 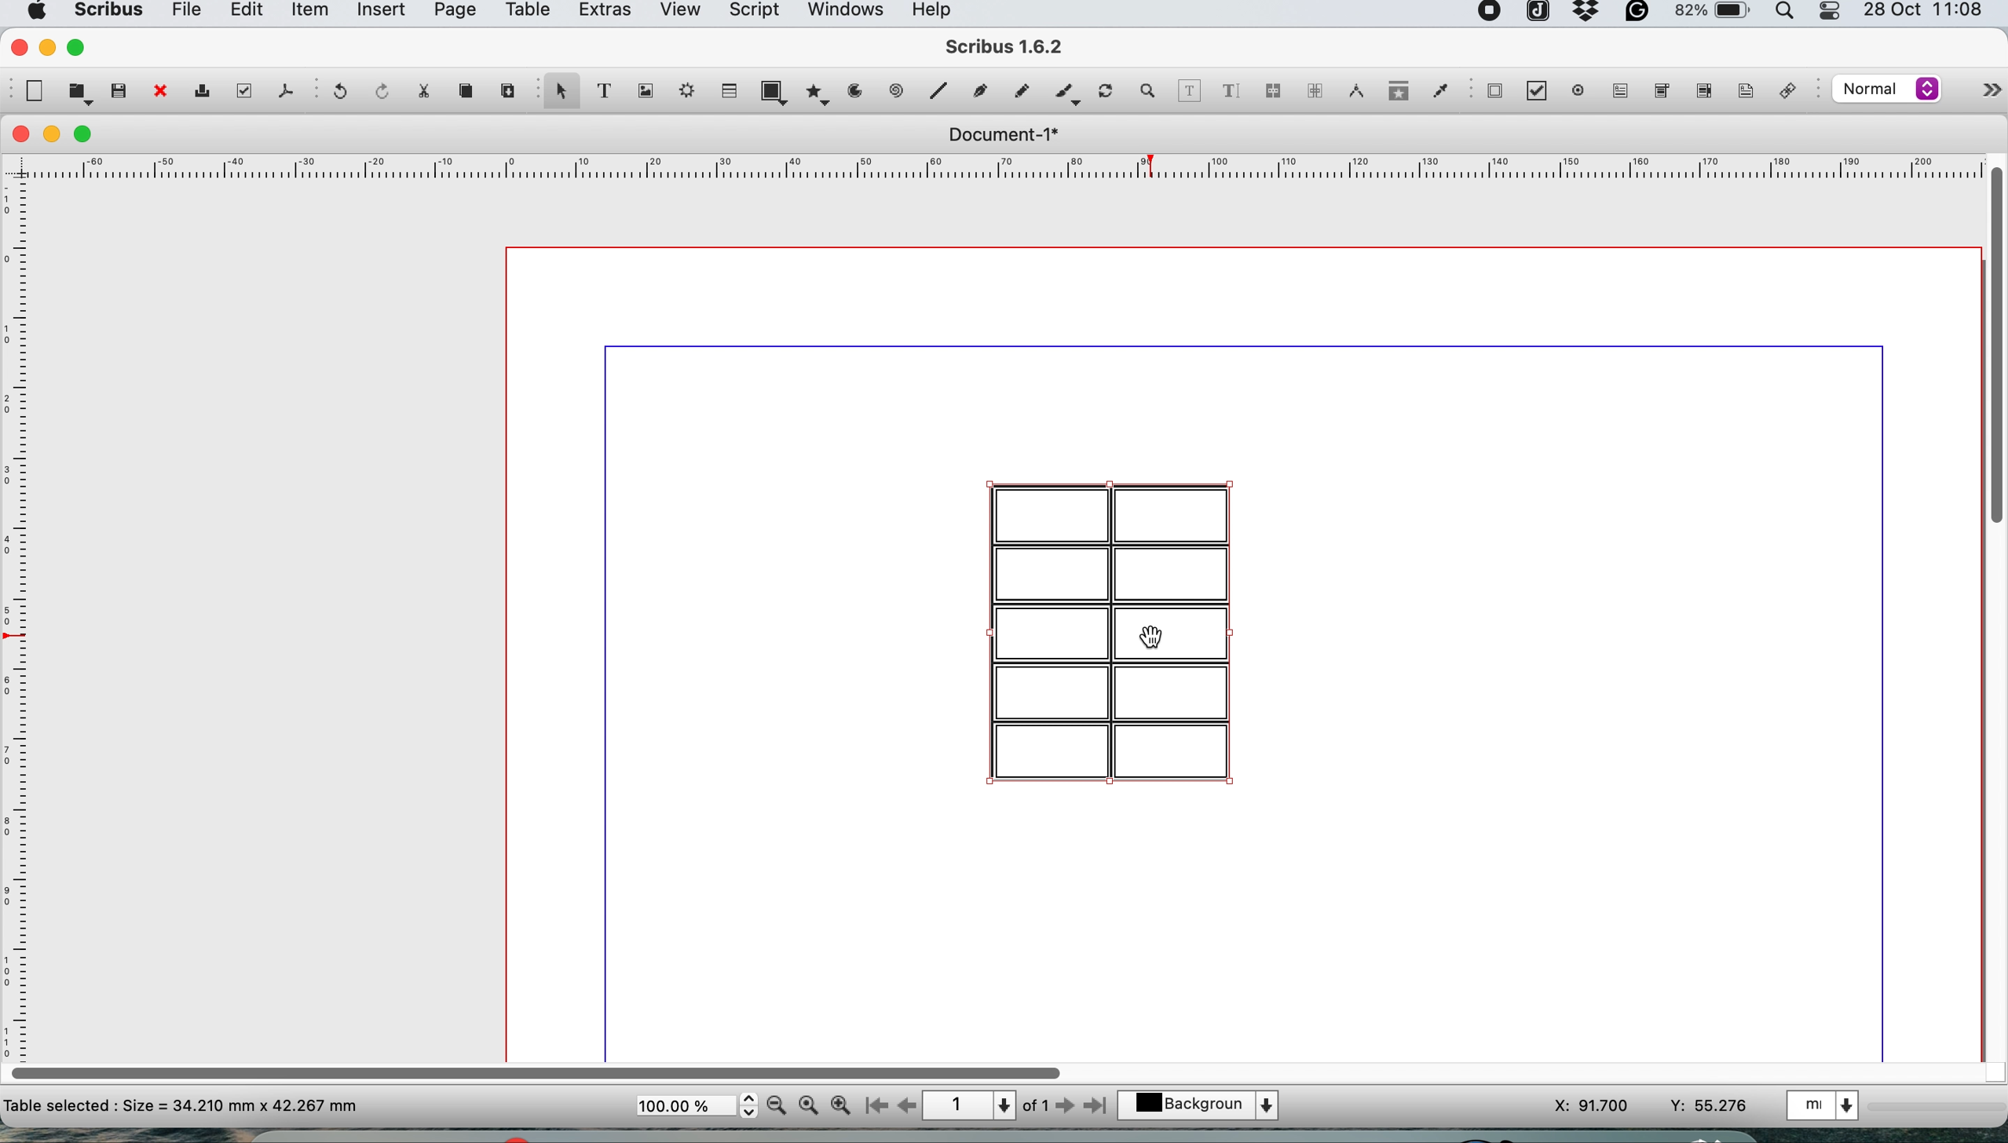 What do you see at coordinates (17, 134) in the screenshot?
I see `close` at bounding box center [17, 134].